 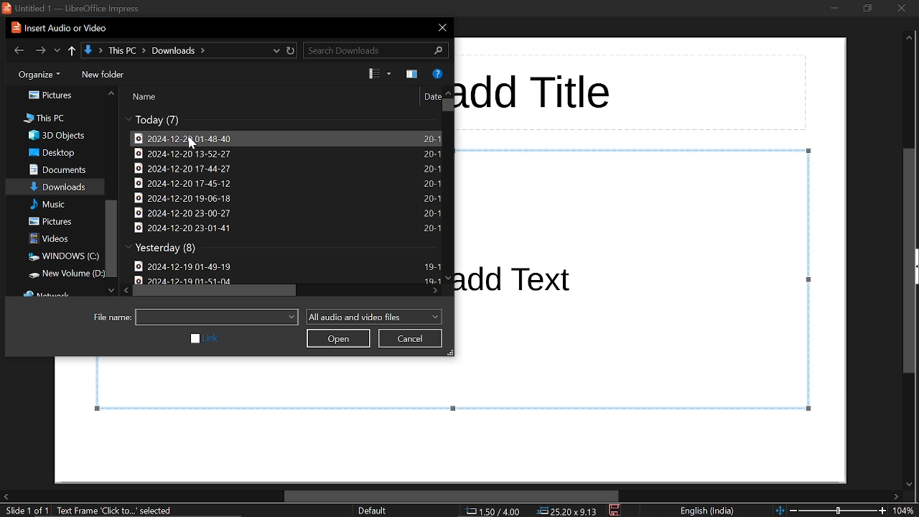 I want to click on files modified yesterday, so click(x=165, y=248).